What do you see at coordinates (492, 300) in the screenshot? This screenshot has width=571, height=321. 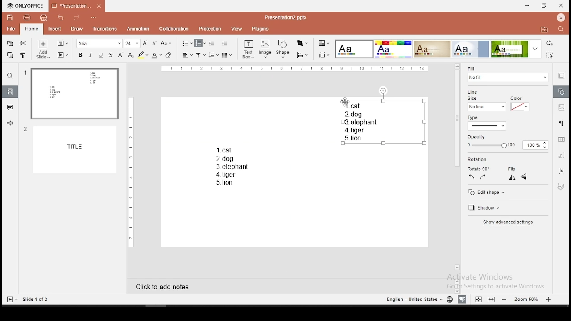 I see `fit to width` at bounding box center [492, 300].